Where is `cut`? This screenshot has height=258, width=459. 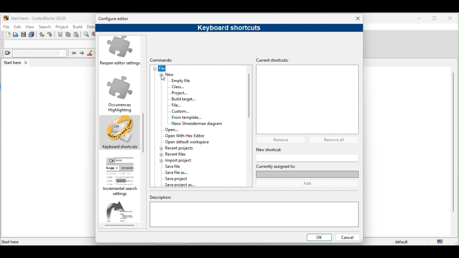 cut is located at coordinates (60, 35).